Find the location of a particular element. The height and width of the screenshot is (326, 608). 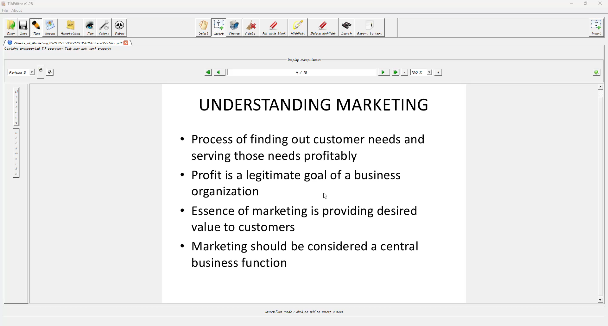

open is located at coordinates (11, 28).